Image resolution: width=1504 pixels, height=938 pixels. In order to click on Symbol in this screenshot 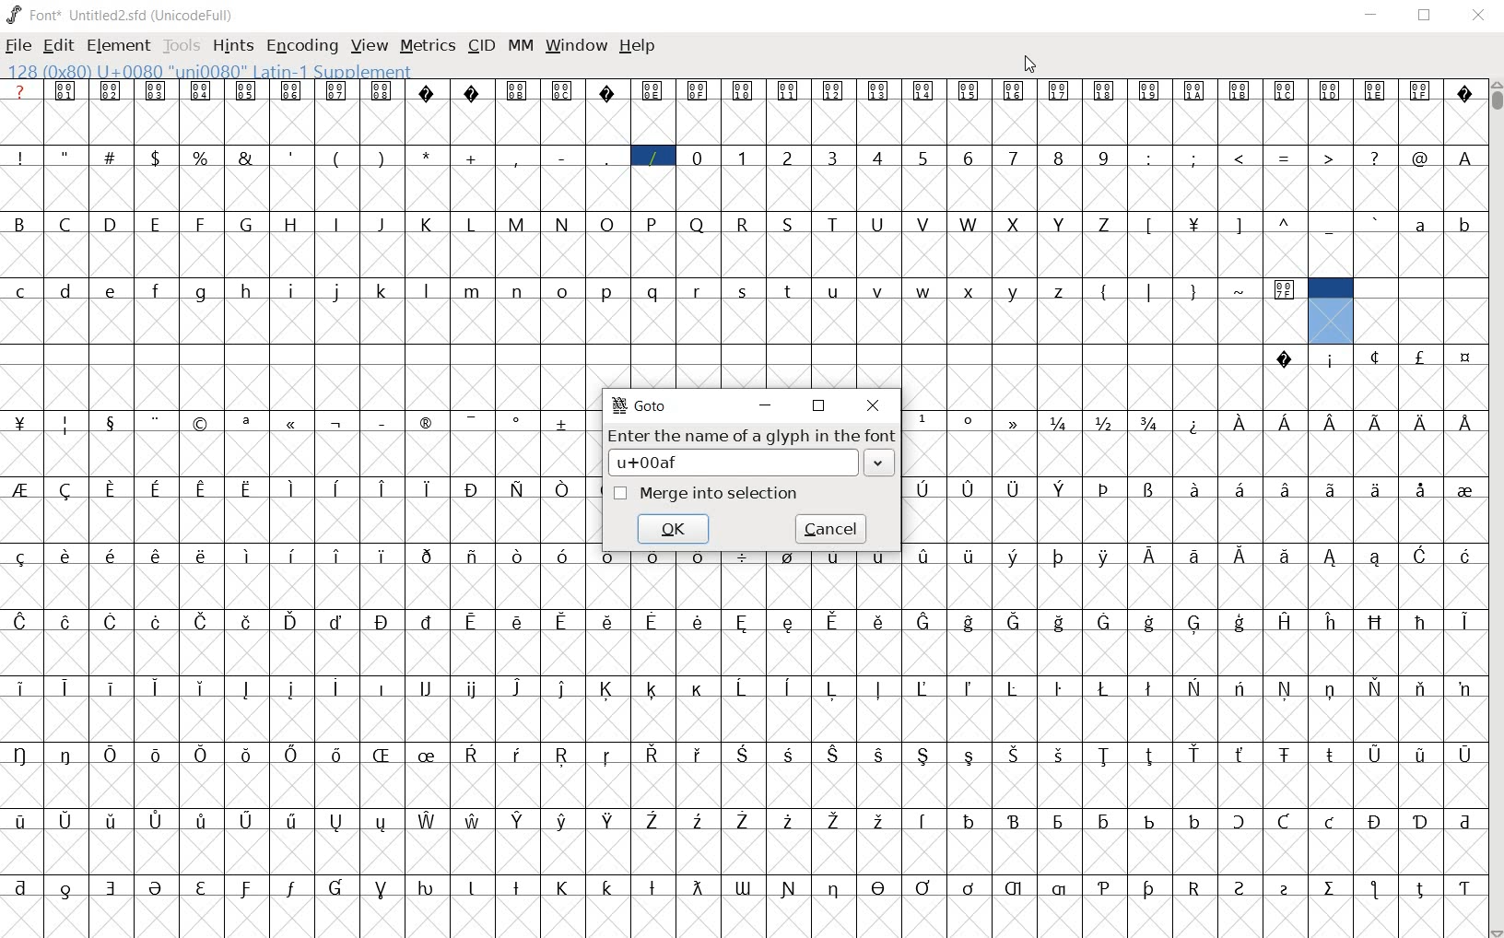, I will do `click(68, 885)`.